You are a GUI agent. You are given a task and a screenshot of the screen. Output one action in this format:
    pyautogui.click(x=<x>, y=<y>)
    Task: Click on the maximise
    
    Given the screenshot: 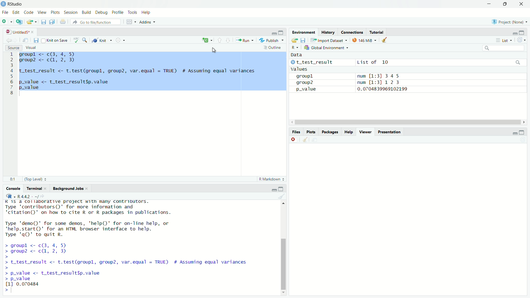 What is the action you would take?
    pyautogui.click(x=523, y=131)
    